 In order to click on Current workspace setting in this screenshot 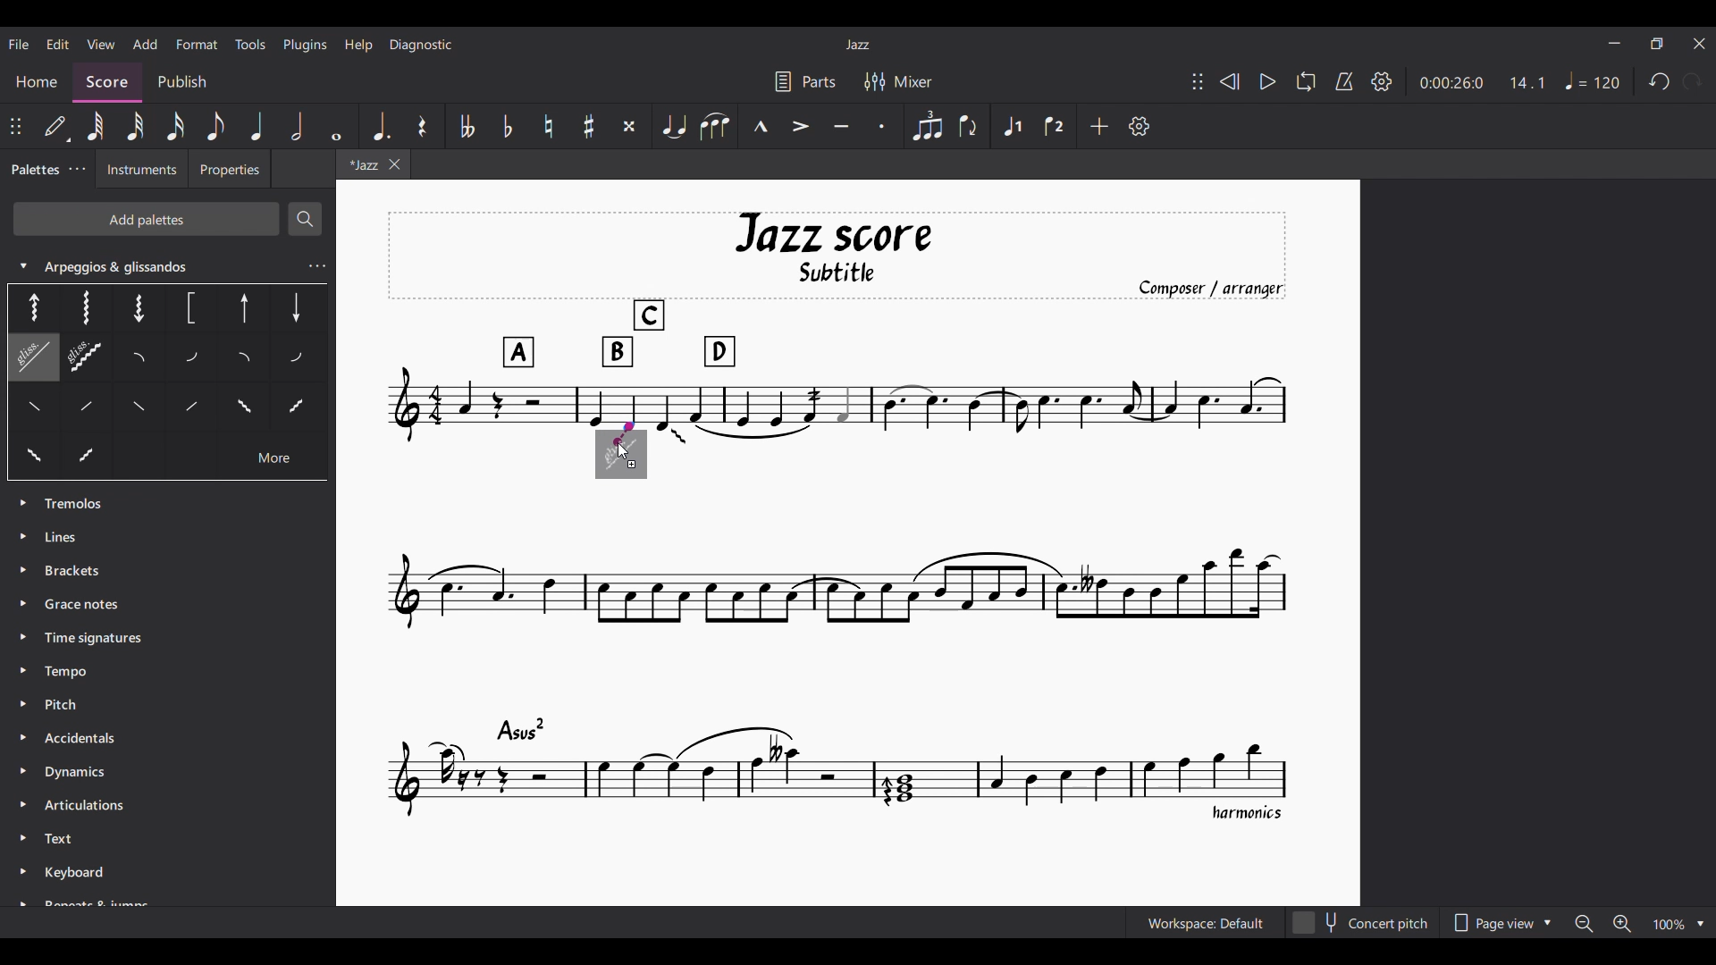, I will do `click(1207, 923)`.